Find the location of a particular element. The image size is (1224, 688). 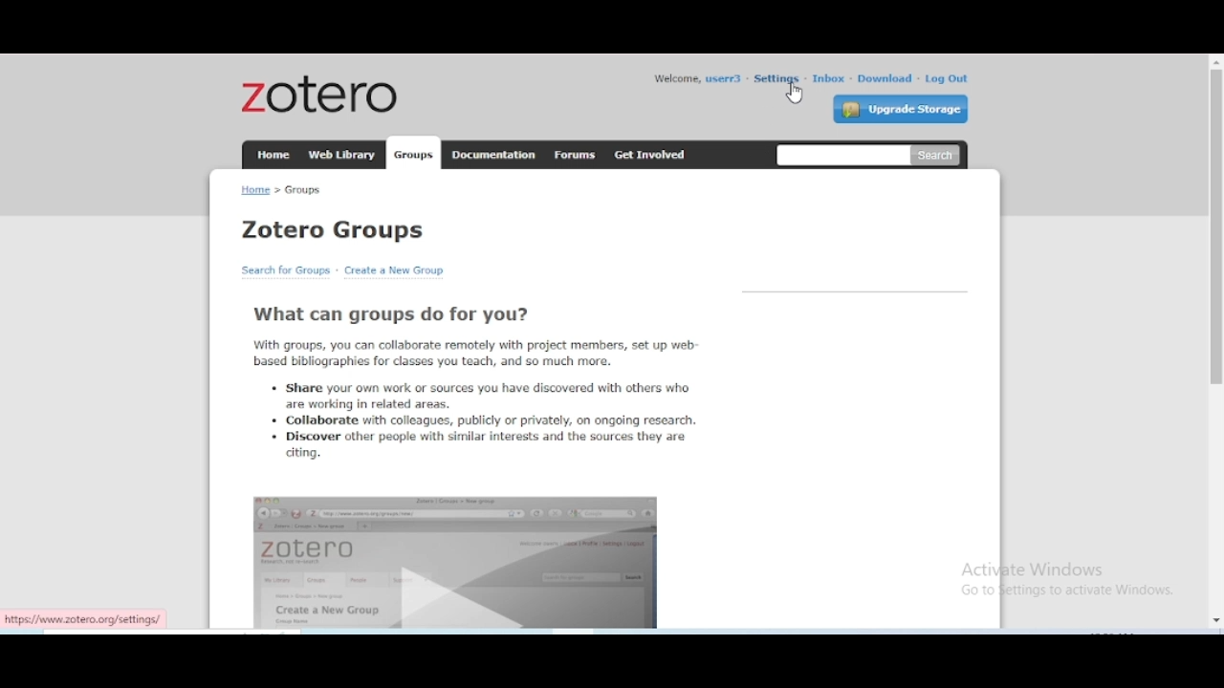

documentation is located at coordinates (493, 154).